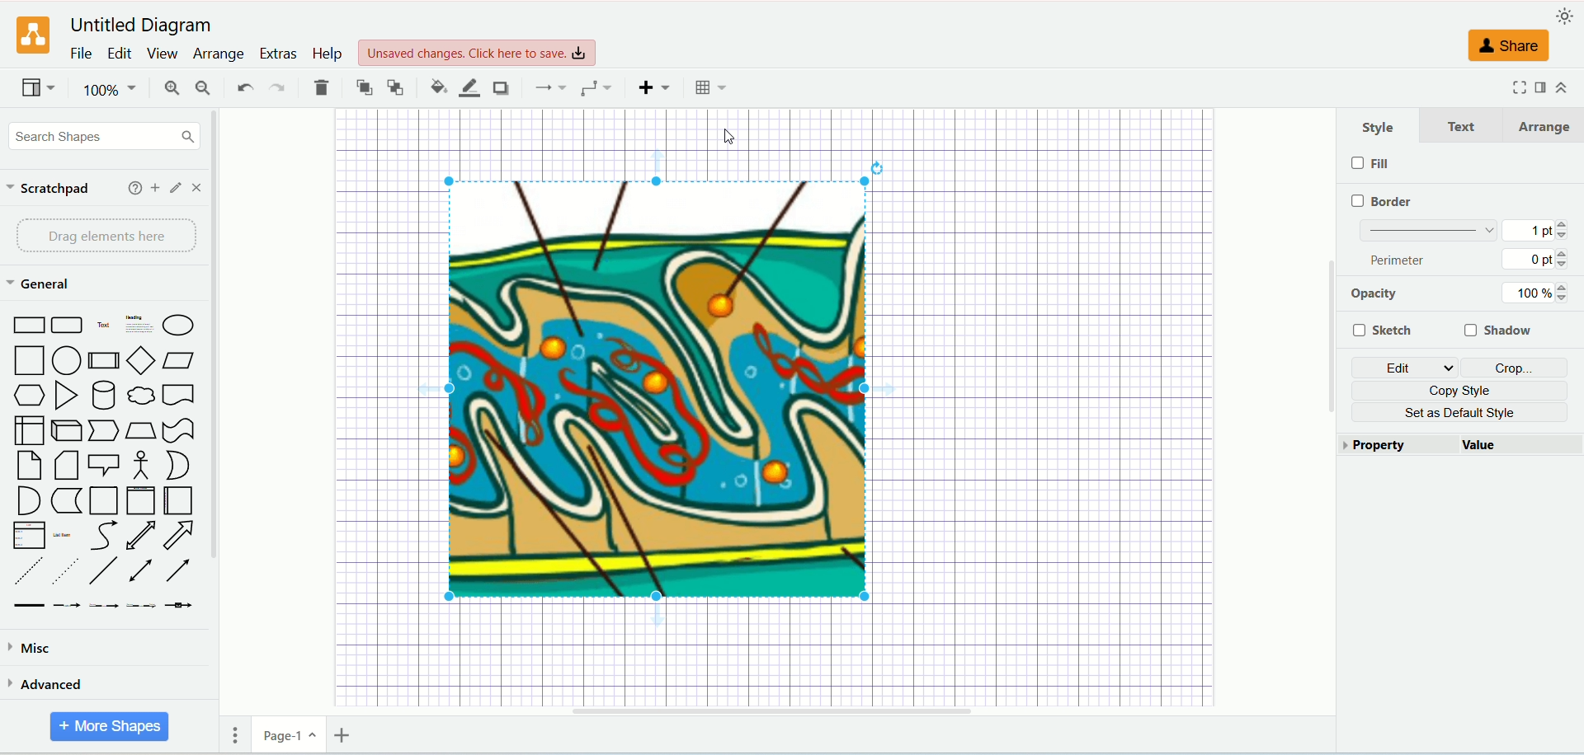 The height and width of the screenshot is (755, 1584). Describe the element at coordinates (654, 87) in the screenshot. I see `insert` at that location.